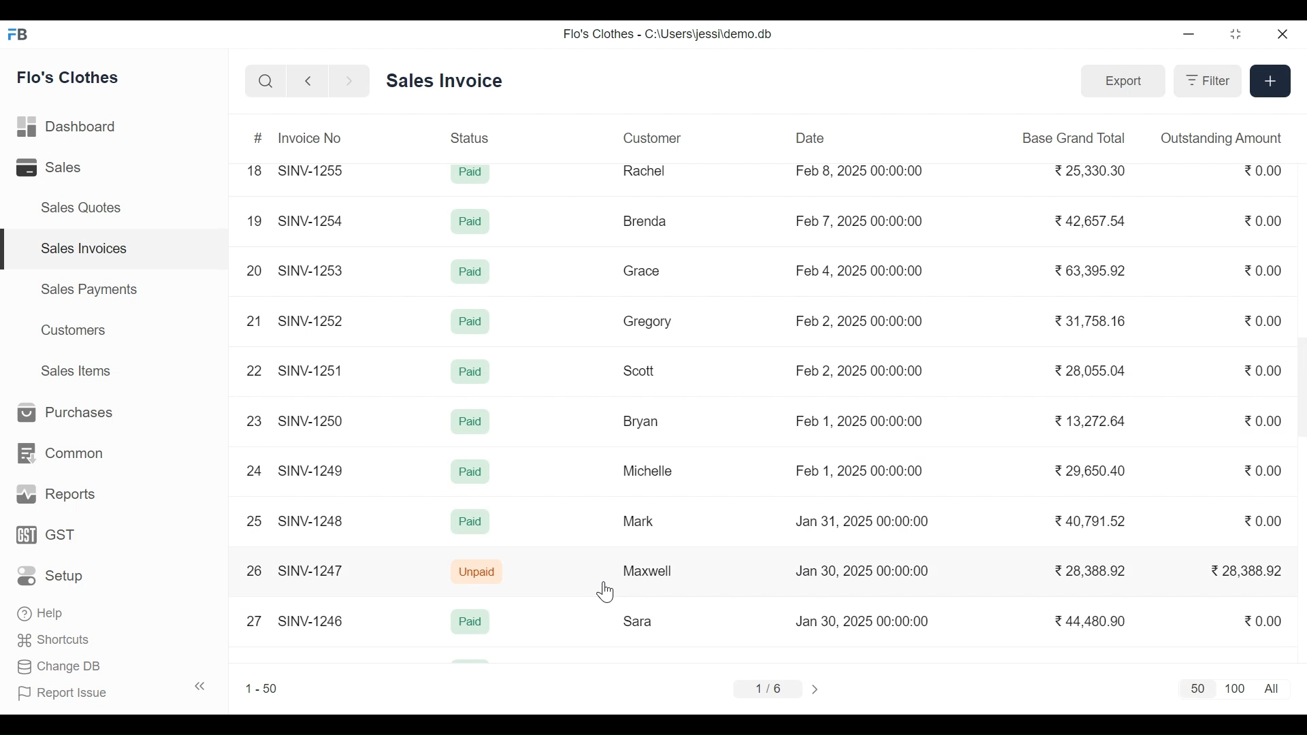  I want to click on SINV-1255, so click(314, 169).